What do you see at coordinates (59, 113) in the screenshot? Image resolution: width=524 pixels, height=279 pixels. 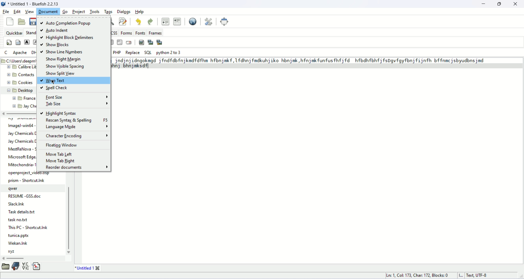 I see `highlight syntax` at bounding box center [59, 113].